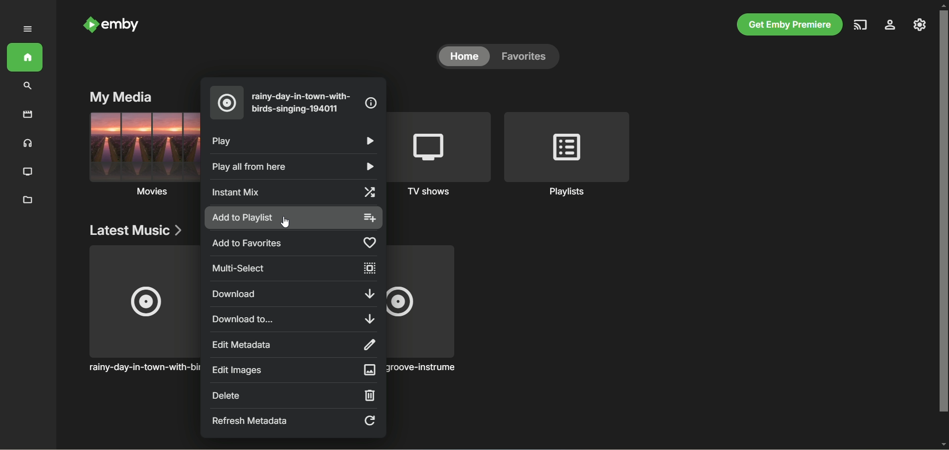 Image resolution: width=949 pixels, height=450 pixels. I want to click on Emby logo, so click(90, 25).